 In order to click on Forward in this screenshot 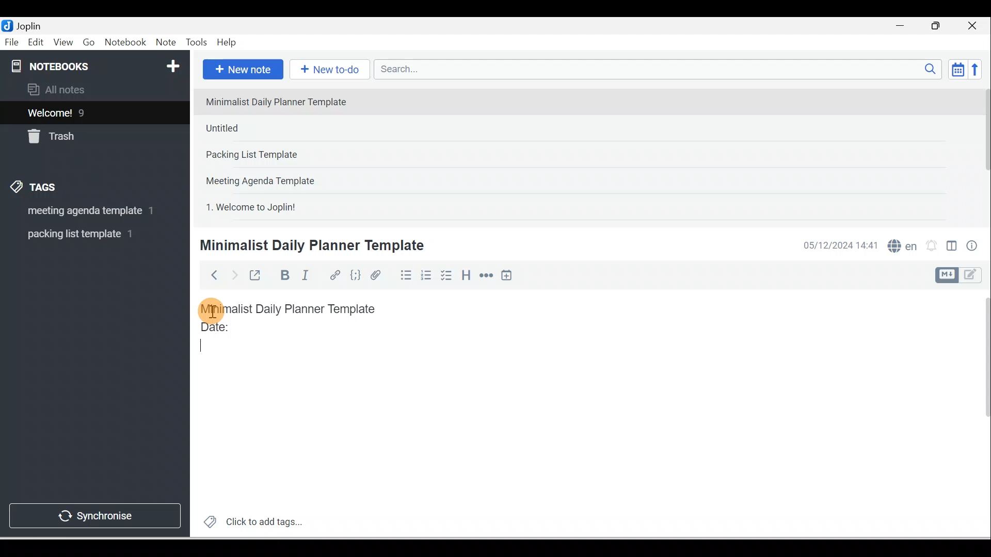, I will do `click(233, 274)`.